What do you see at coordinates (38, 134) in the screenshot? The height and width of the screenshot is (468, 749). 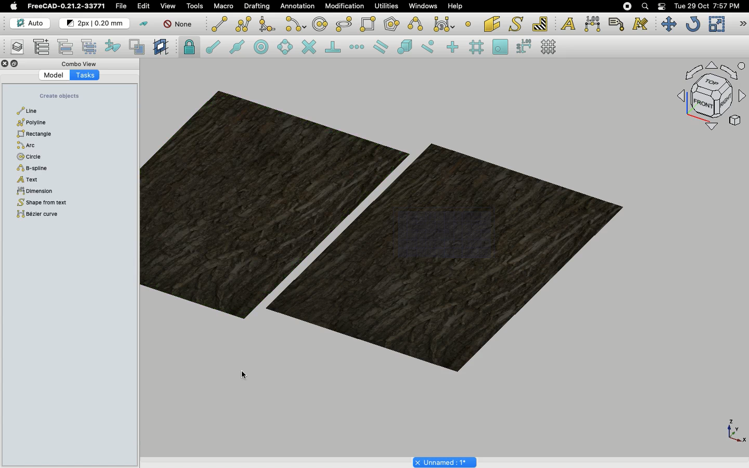 I see `Rectangle` at bounding box center [38, 134].